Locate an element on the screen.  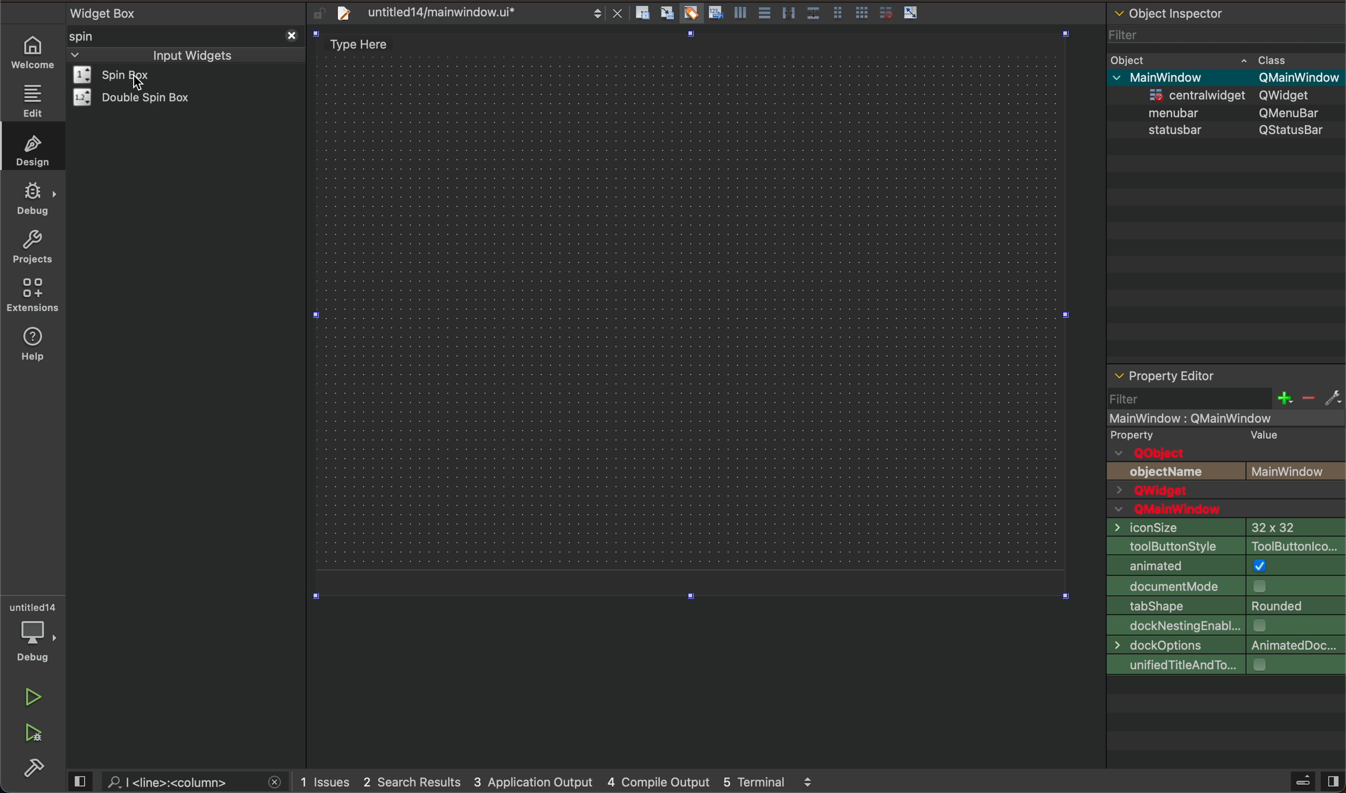
debug is located at coordinates (33, 199).